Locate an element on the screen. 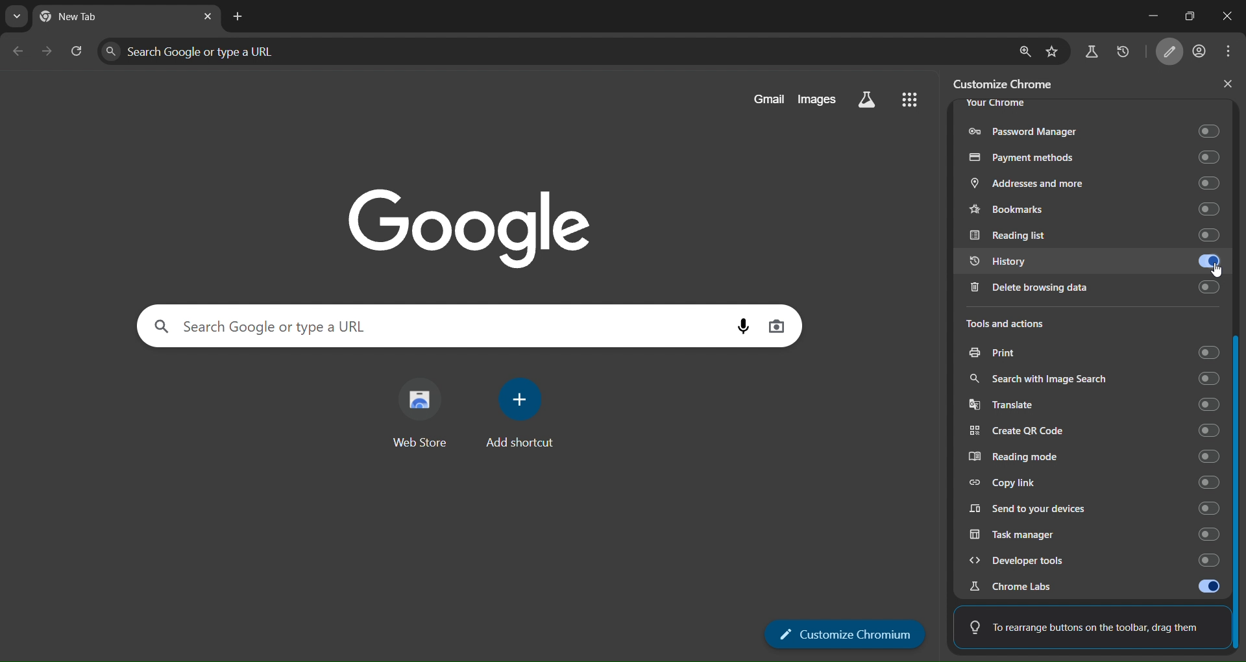 Image resolution: width=1246 pixels, height=662 pixels. reading list is located at coordinates (1091, 235).